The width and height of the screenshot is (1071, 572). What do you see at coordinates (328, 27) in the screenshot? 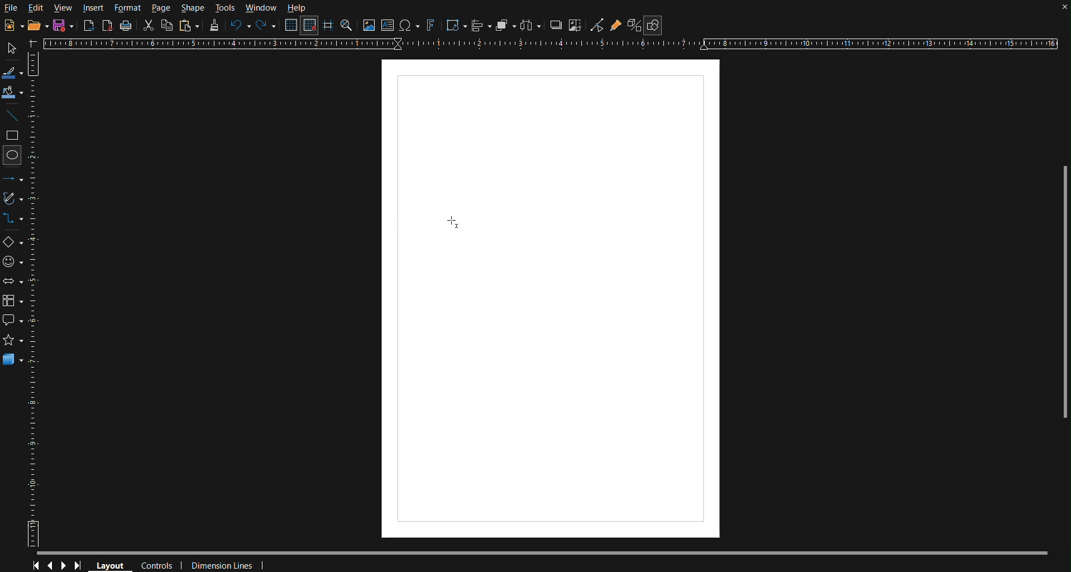
I see `Guidelines while moving` at bounding box center [328, 27].